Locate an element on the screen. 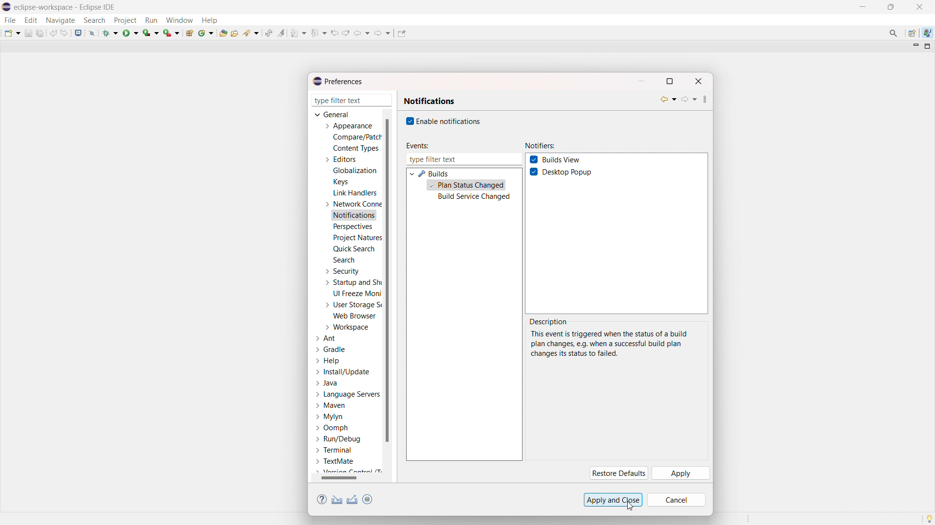 Image resolution: width=935 pixels, height=525 pixels. back is located at coordinates (362, 33).